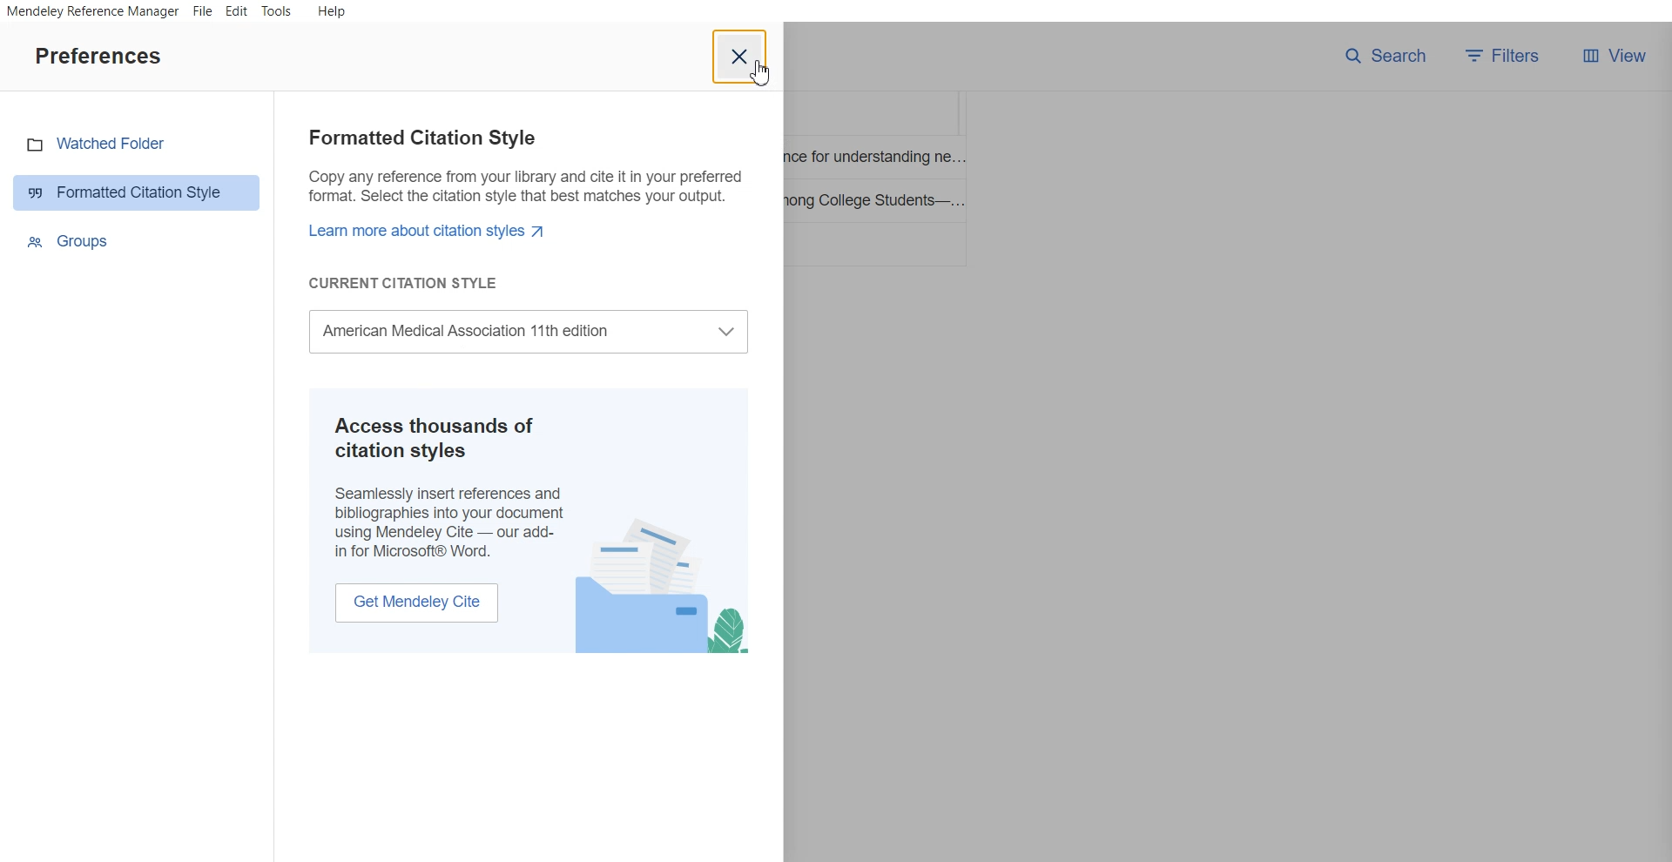 This screenshot has height=862, width=1672. I want to click on File, so click(203, 11).